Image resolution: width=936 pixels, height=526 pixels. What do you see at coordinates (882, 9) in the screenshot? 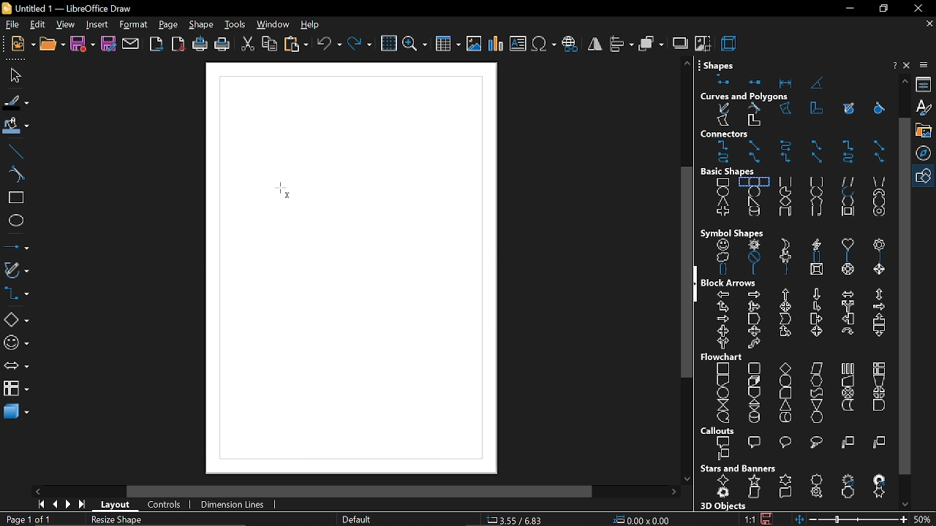
I see `restore down` at bounding box center [882, 9].